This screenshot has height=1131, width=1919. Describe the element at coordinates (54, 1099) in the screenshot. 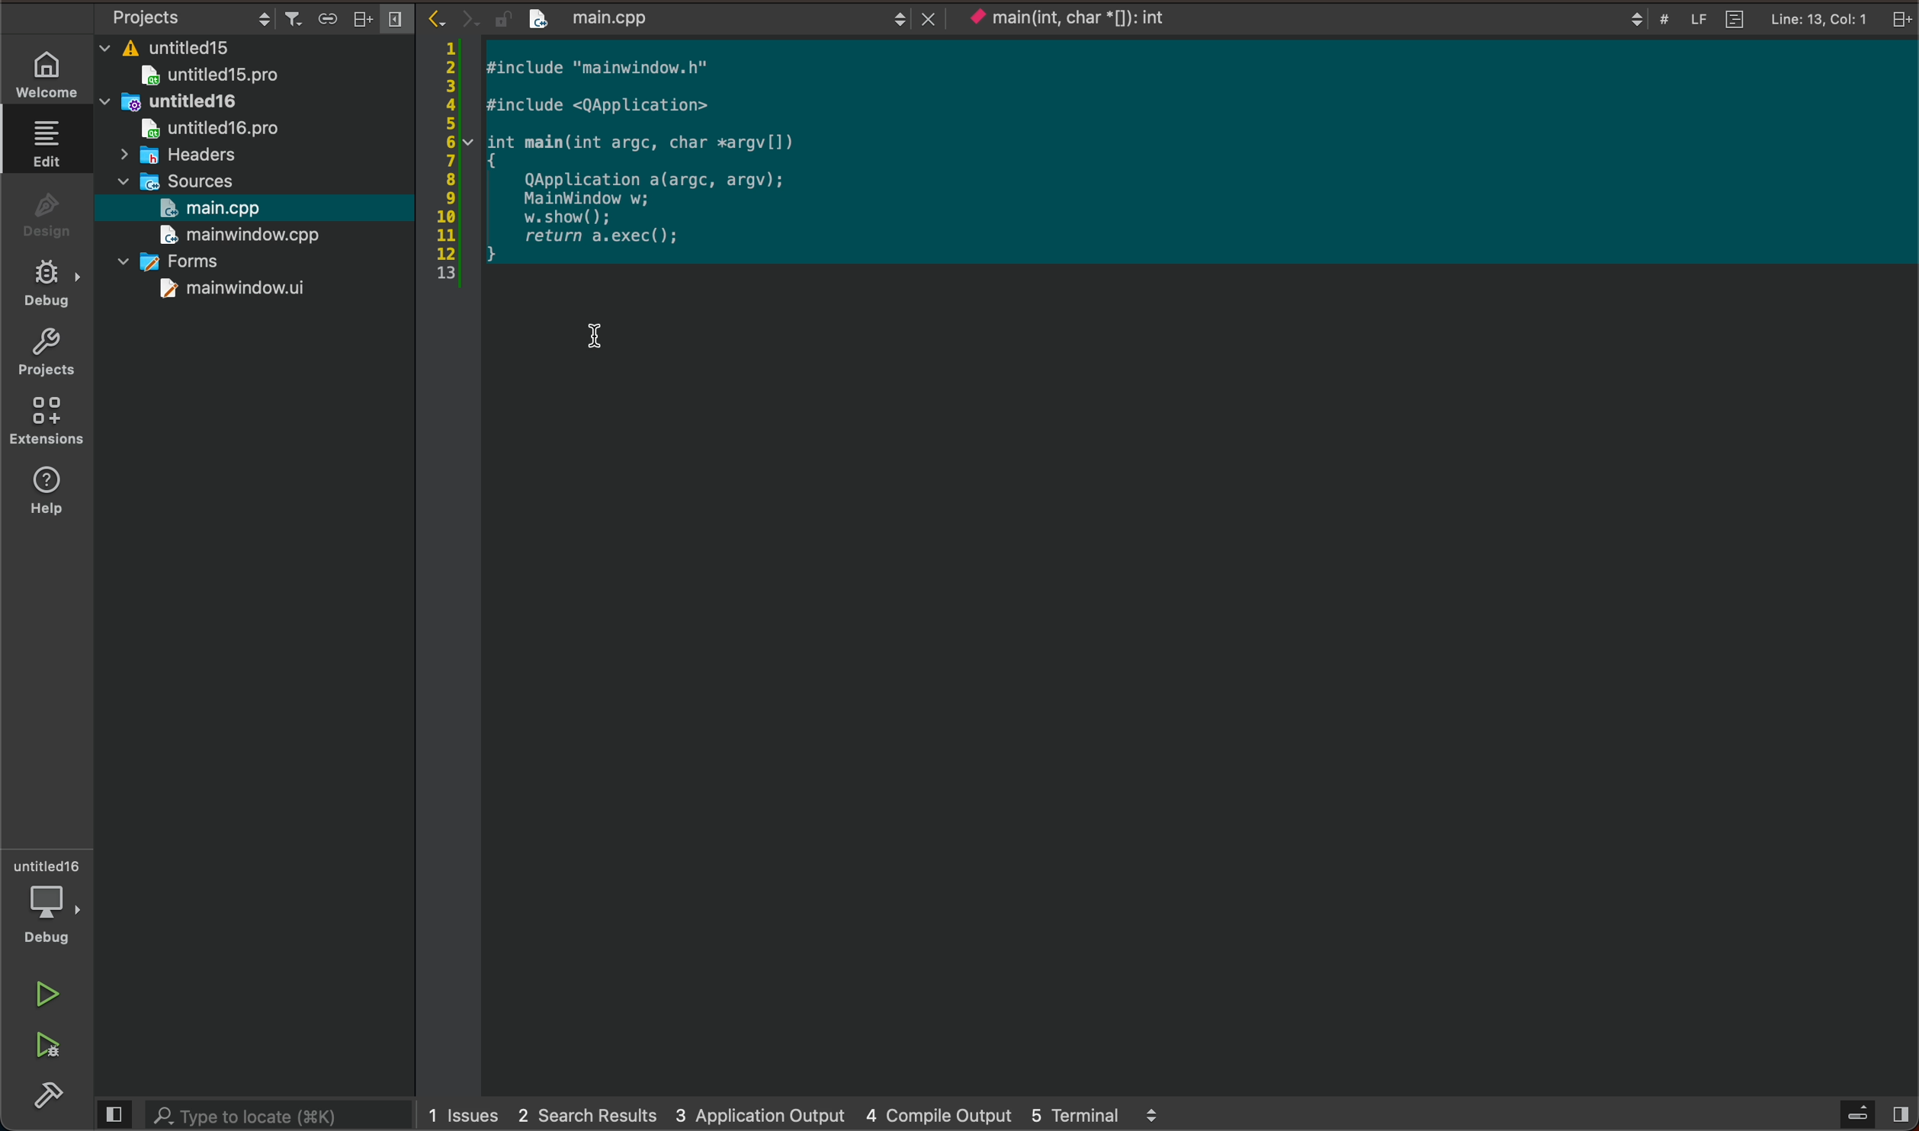

I see `build` at that location.